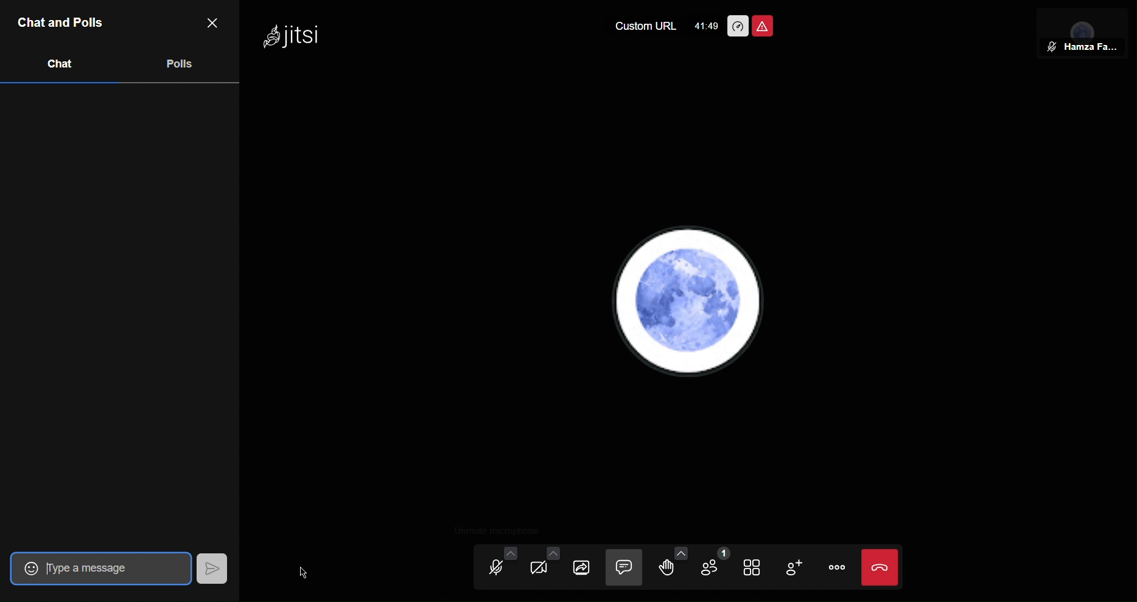 This screenshot has width=1137, height=602. I want to click on Jitsi, so click(295, 35).